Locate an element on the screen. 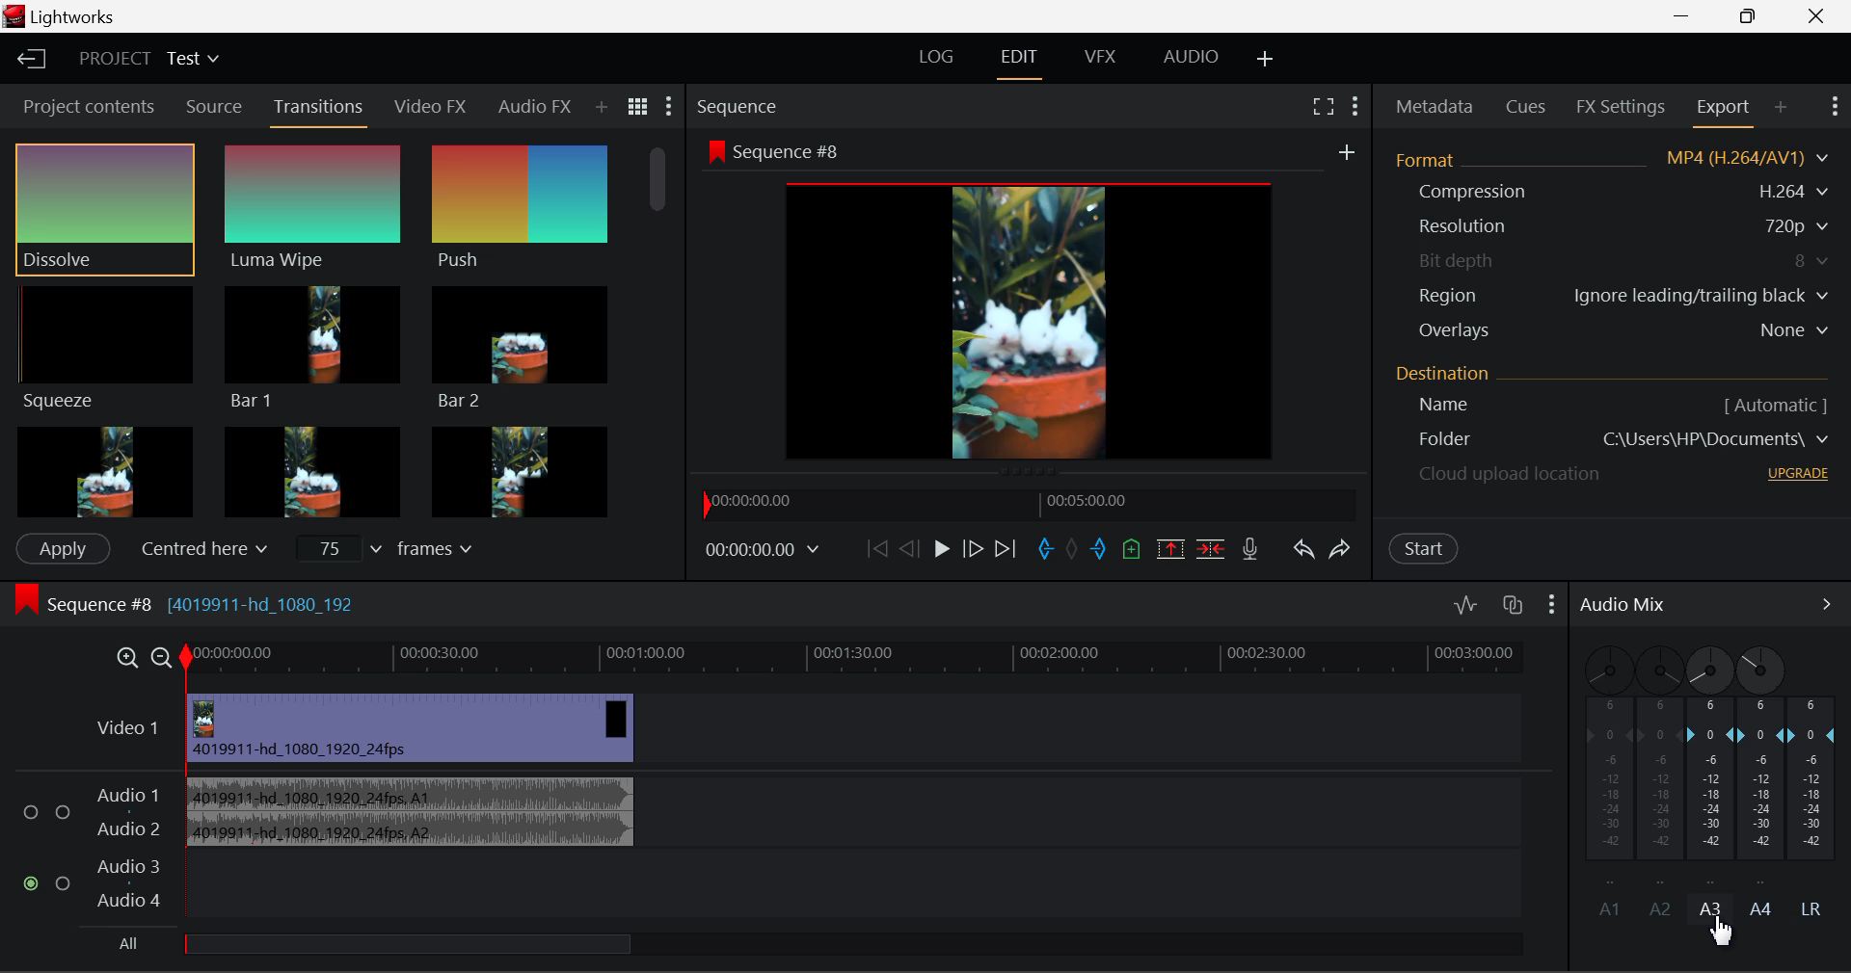 The width and height of the screenshot is (1851, 973). Metadata is located at coordinates (1434, 108).